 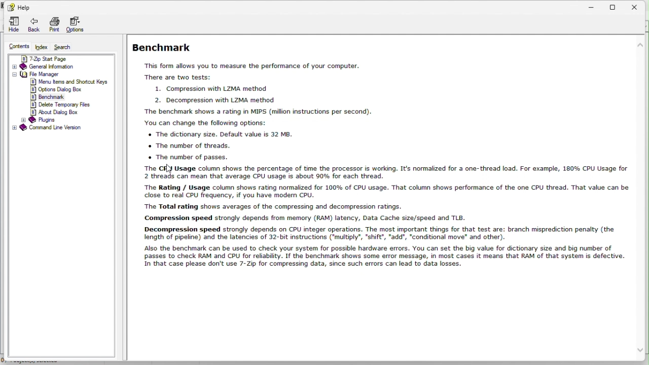 What do you see at coordinates (590, 6) in the screenshot?
I see `Minimise` at bounding box center [590, 6].